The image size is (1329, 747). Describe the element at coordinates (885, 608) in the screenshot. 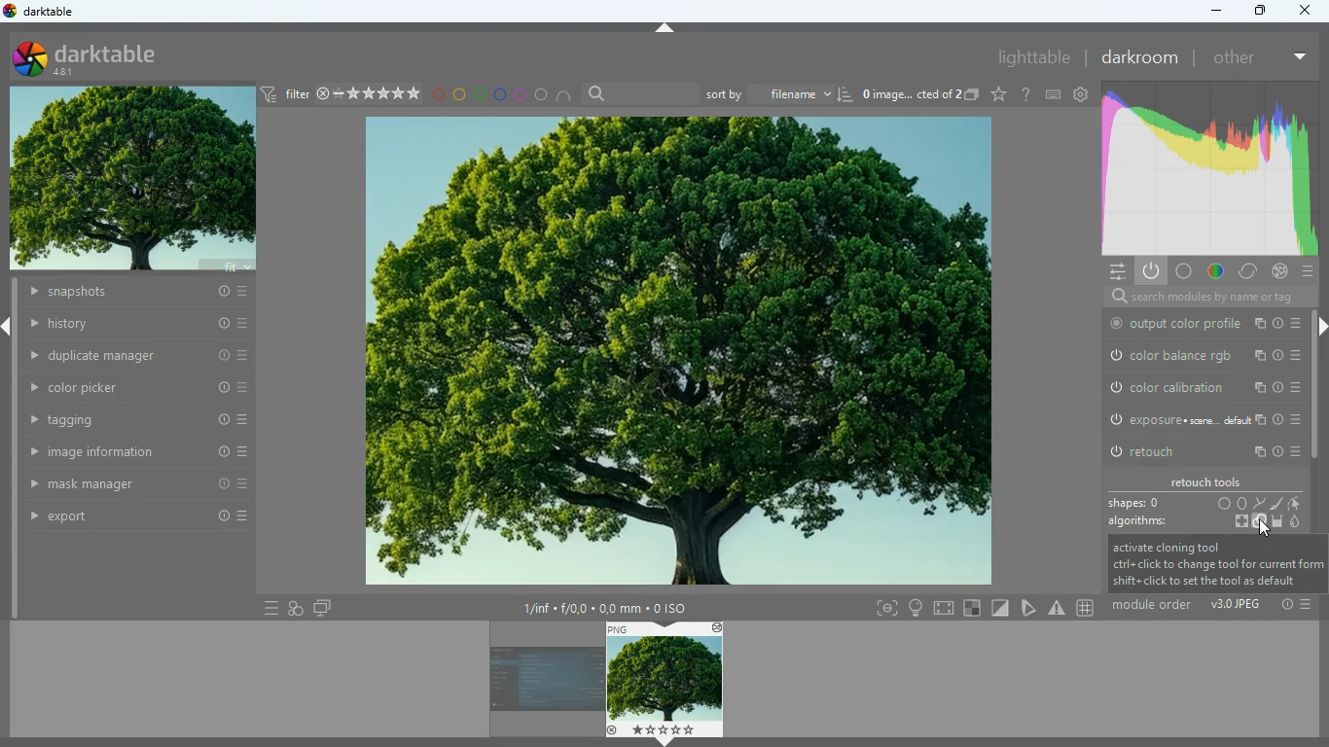

I see `frame` at that location.